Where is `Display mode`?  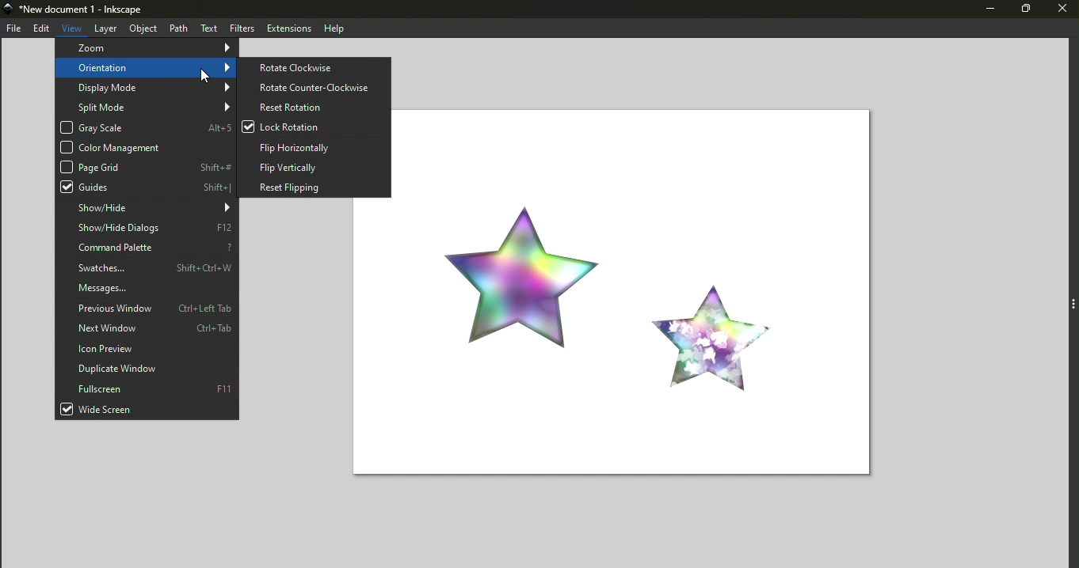 Display mode is located at coordinates (147, 88).